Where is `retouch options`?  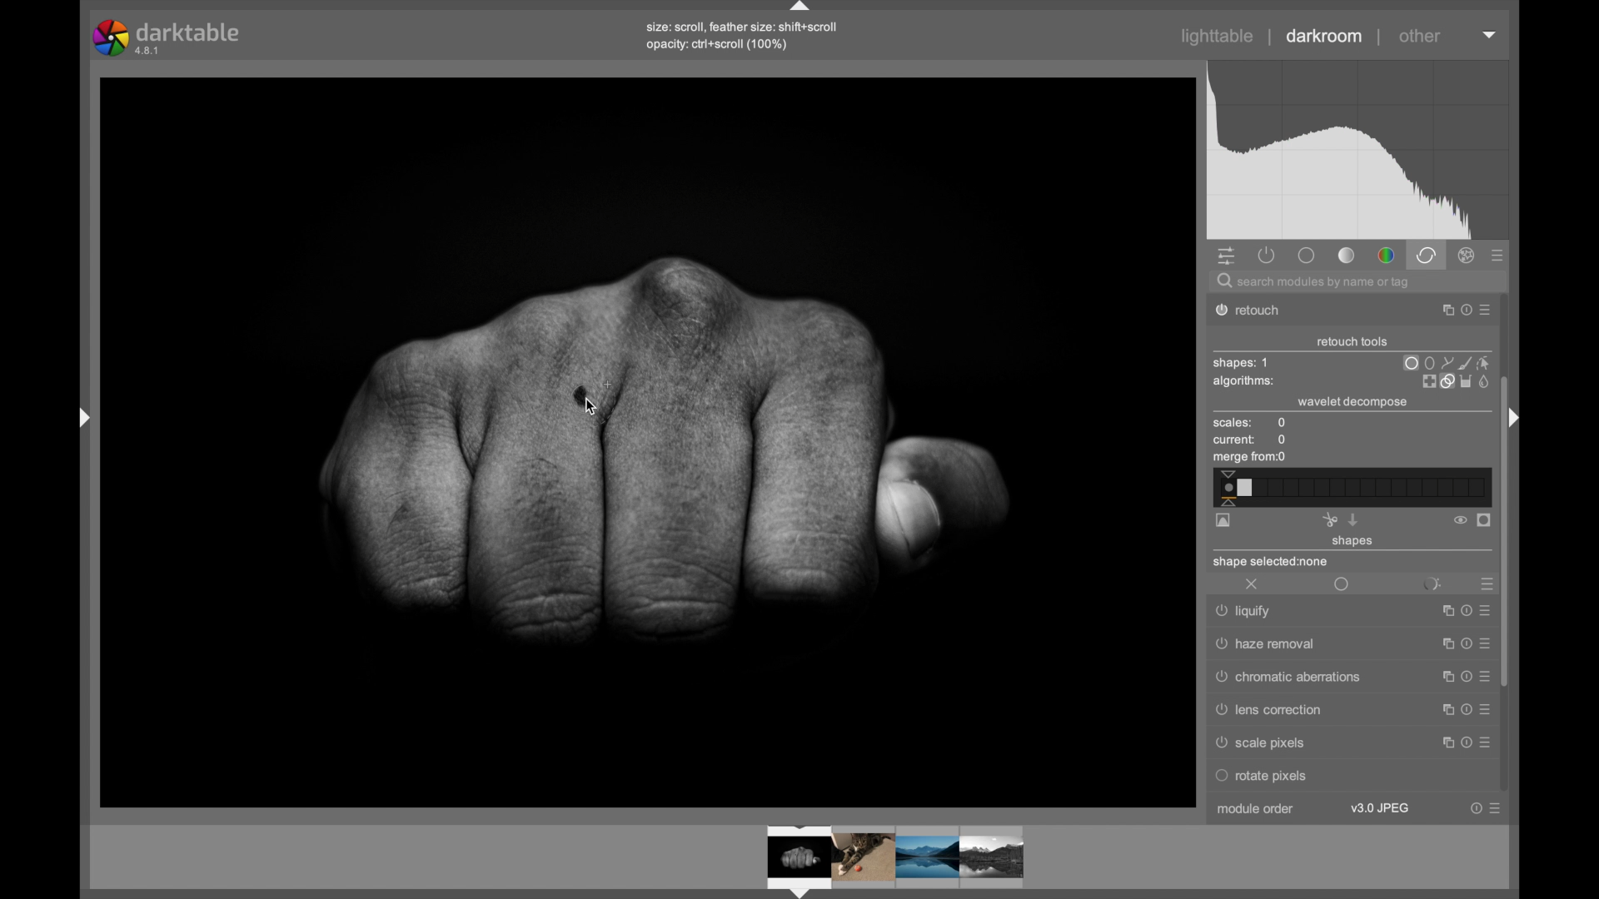
retouch options is located at coordinates (1454, 381).